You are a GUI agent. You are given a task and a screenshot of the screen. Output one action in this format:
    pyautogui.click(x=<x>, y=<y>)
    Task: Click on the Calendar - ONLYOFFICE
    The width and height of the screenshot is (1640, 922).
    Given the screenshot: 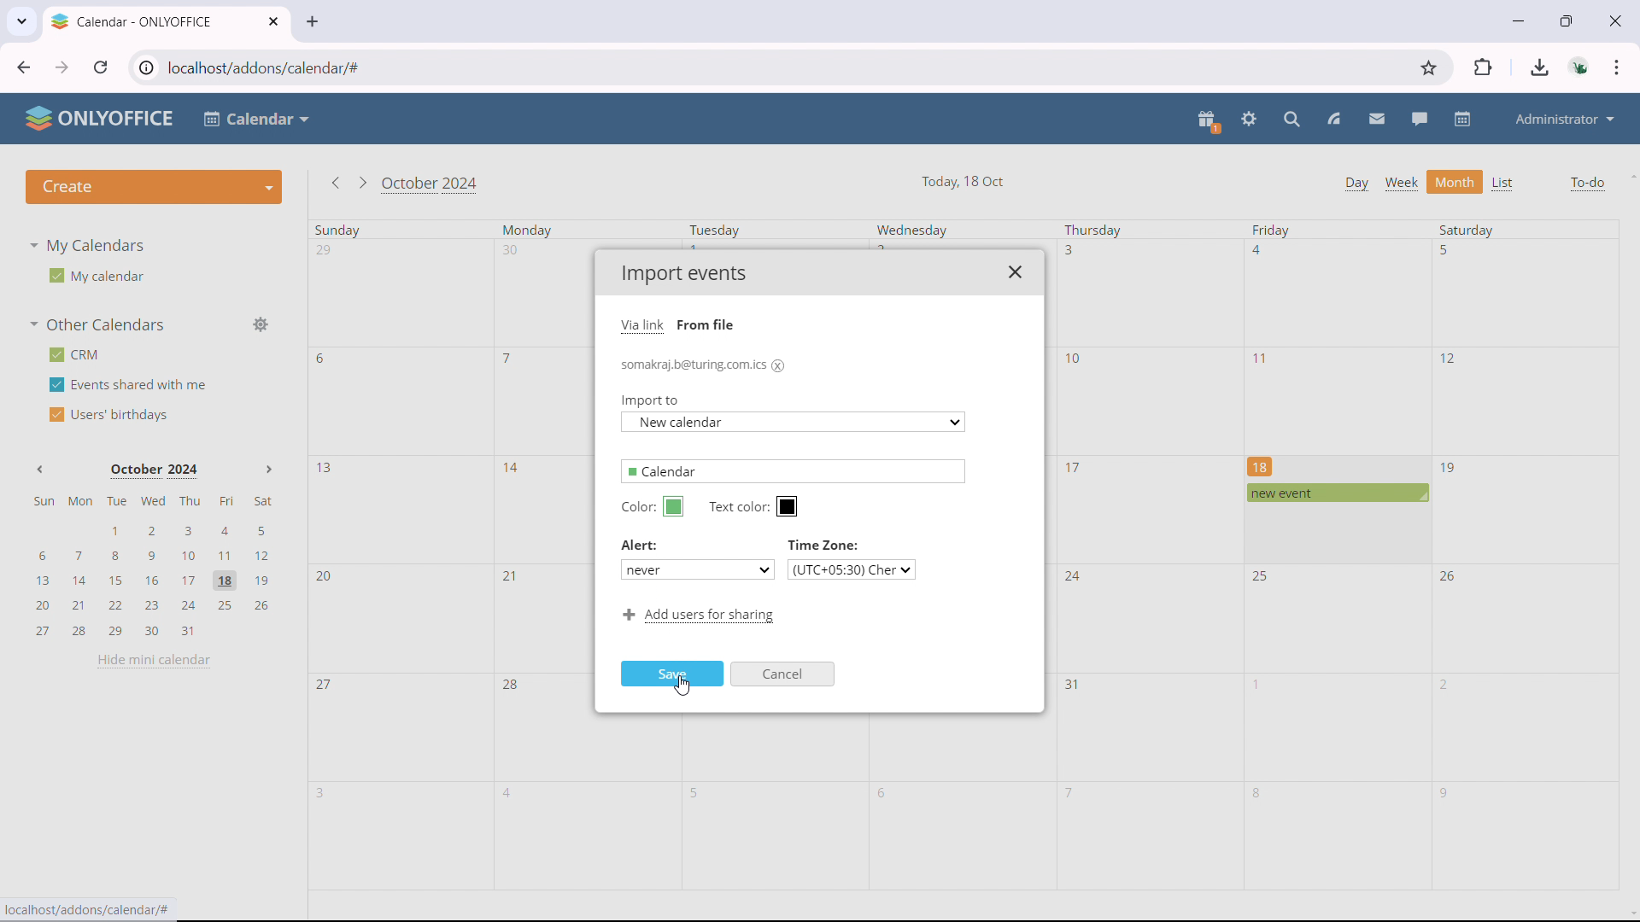 What is the action you would take?
    pyautogui.click(x=132, y=21)
    